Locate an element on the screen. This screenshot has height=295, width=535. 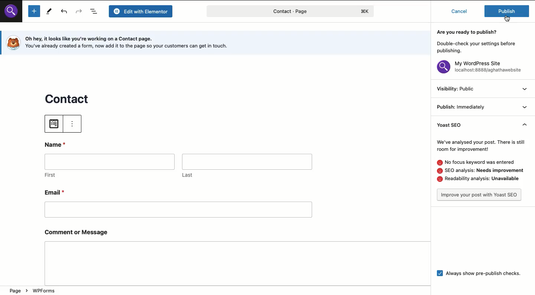
view menu is located at coordinates (77, 126).